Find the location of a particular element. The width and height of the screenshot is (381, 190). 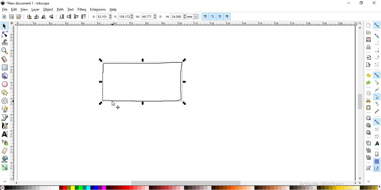

cut is located at coordinates (368, 101).